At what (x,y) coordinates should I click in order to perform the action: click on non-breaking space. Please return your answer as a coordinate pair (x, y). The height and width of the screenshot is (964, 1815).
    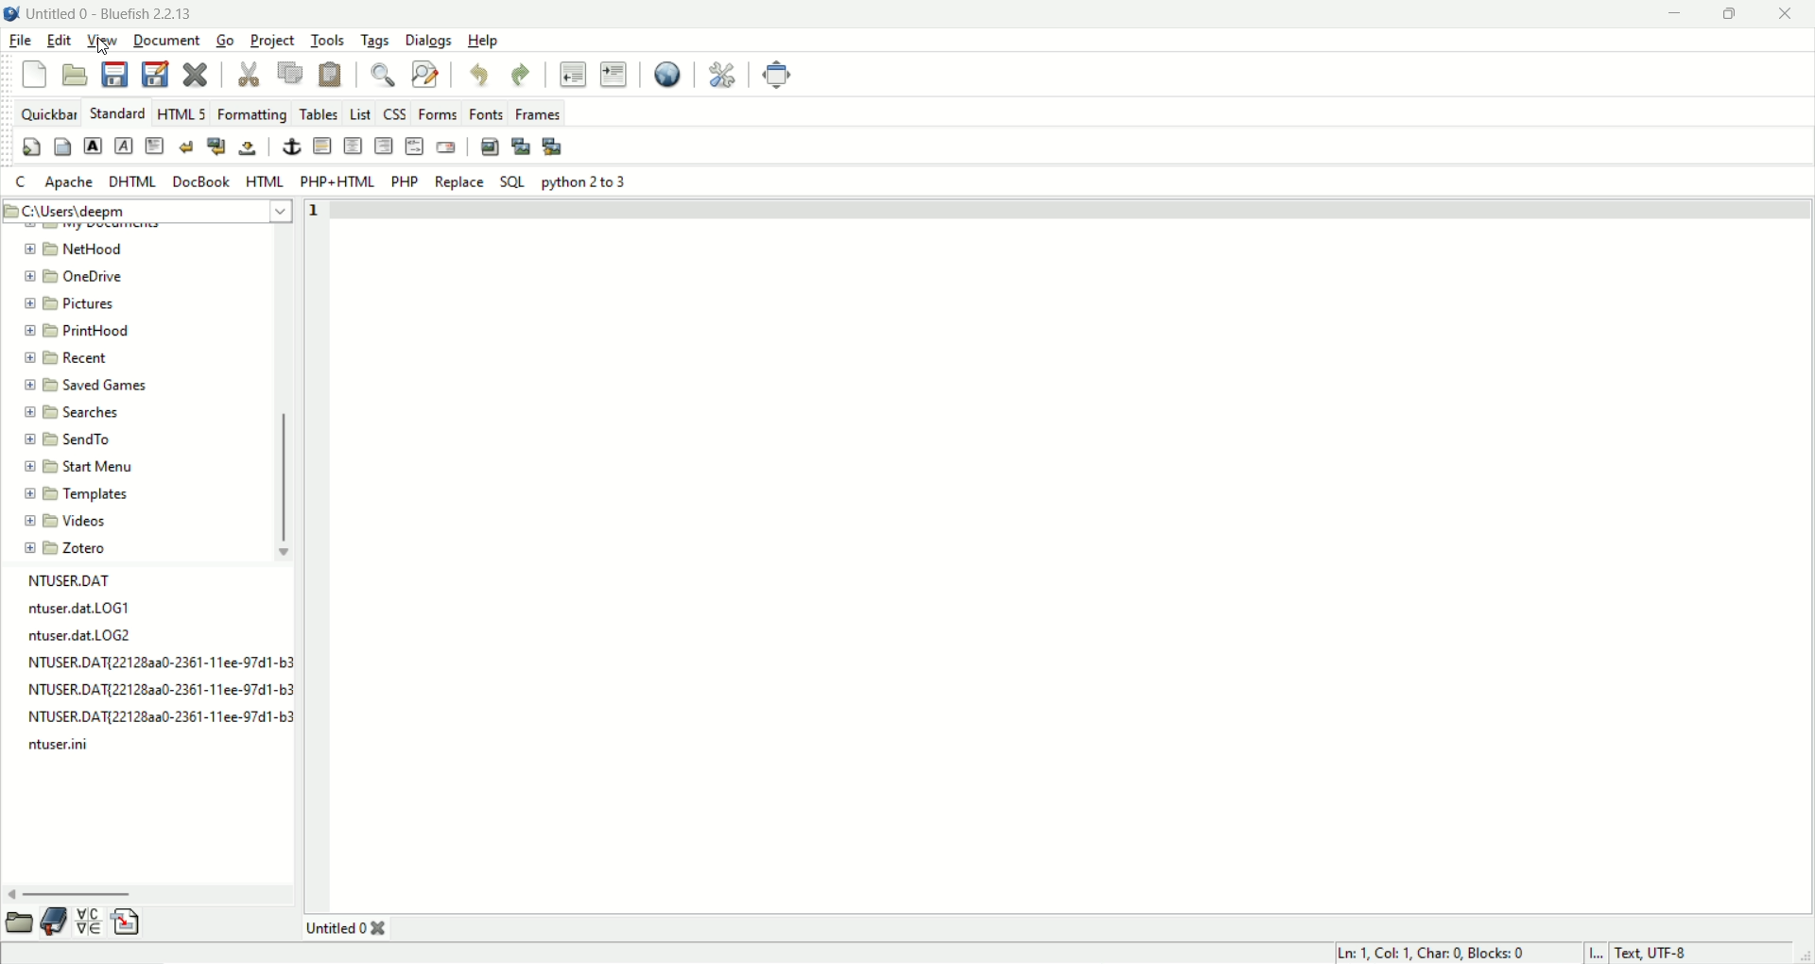
    Looking at the image, I should click on (251, 149).